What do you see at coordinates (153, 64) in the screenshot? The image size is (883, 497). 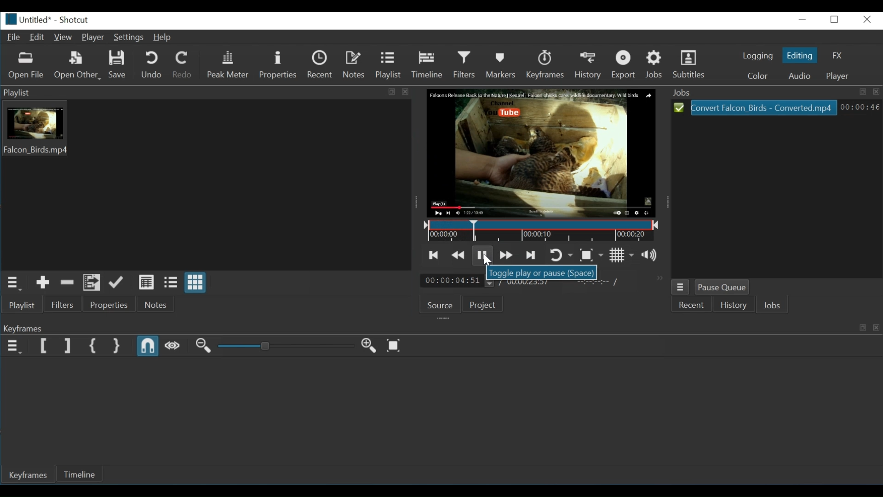 I see `Undo` at bounding box center [153, 64].